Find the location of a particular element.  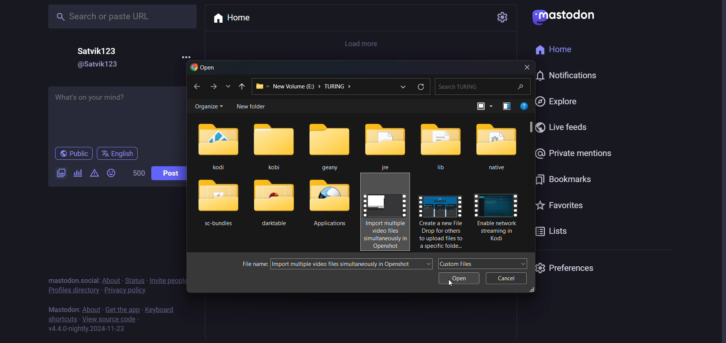

previous is located at coordinates (242, 86).